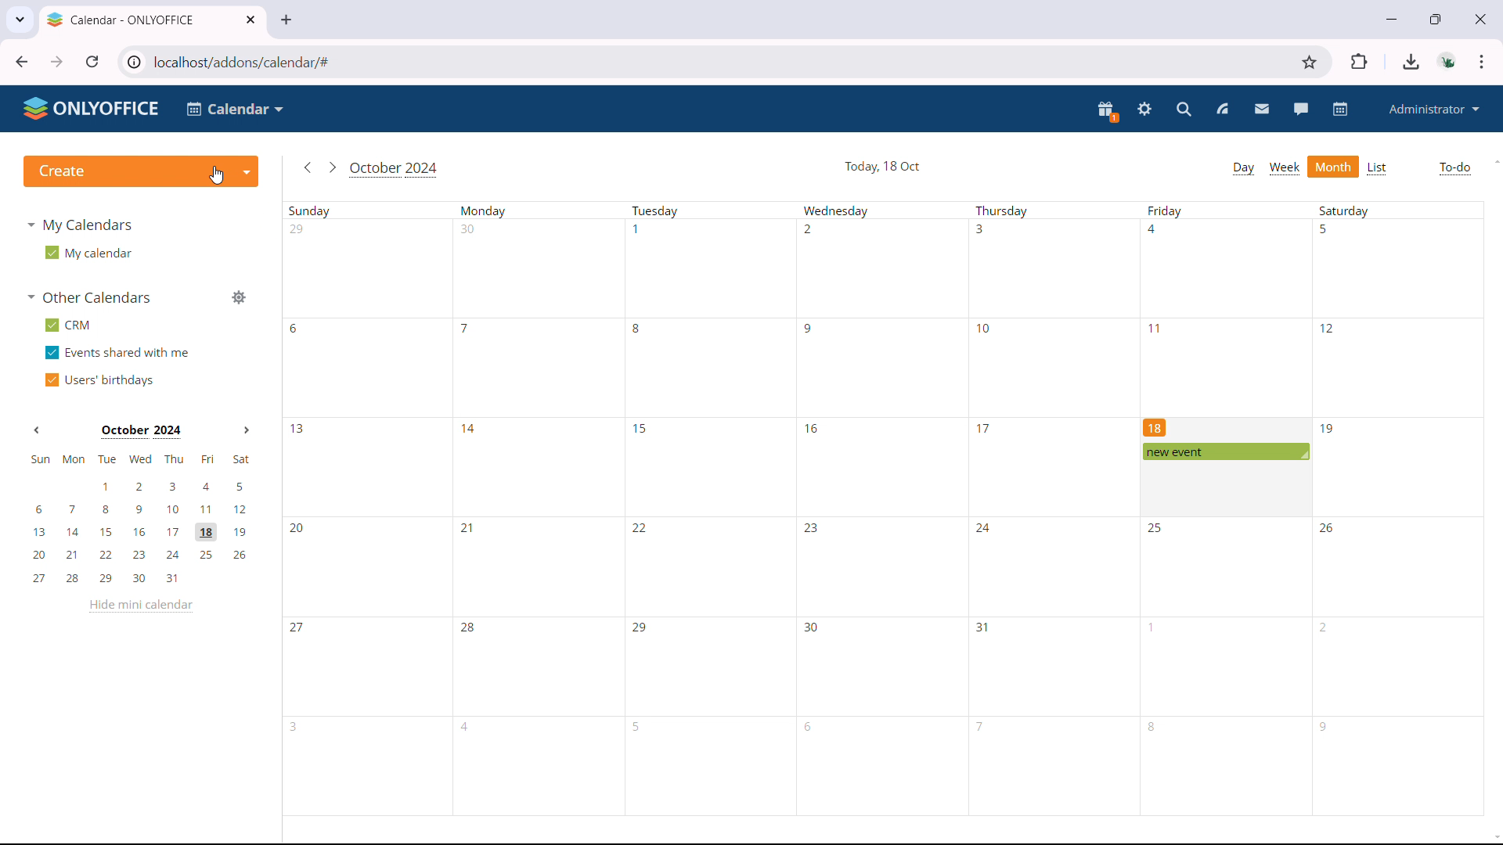  What do you see at coordinates (812, 627) in the screenshot?
I see `30` at bounding box center [812, 627].